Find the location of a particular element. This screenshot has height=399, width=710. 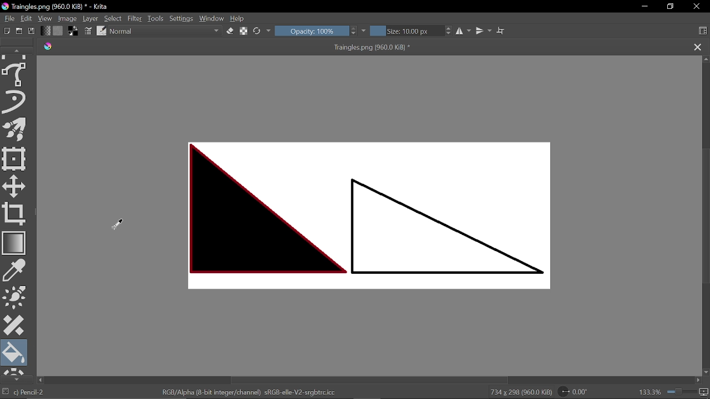

Edit is located at coordinates (26, 19).